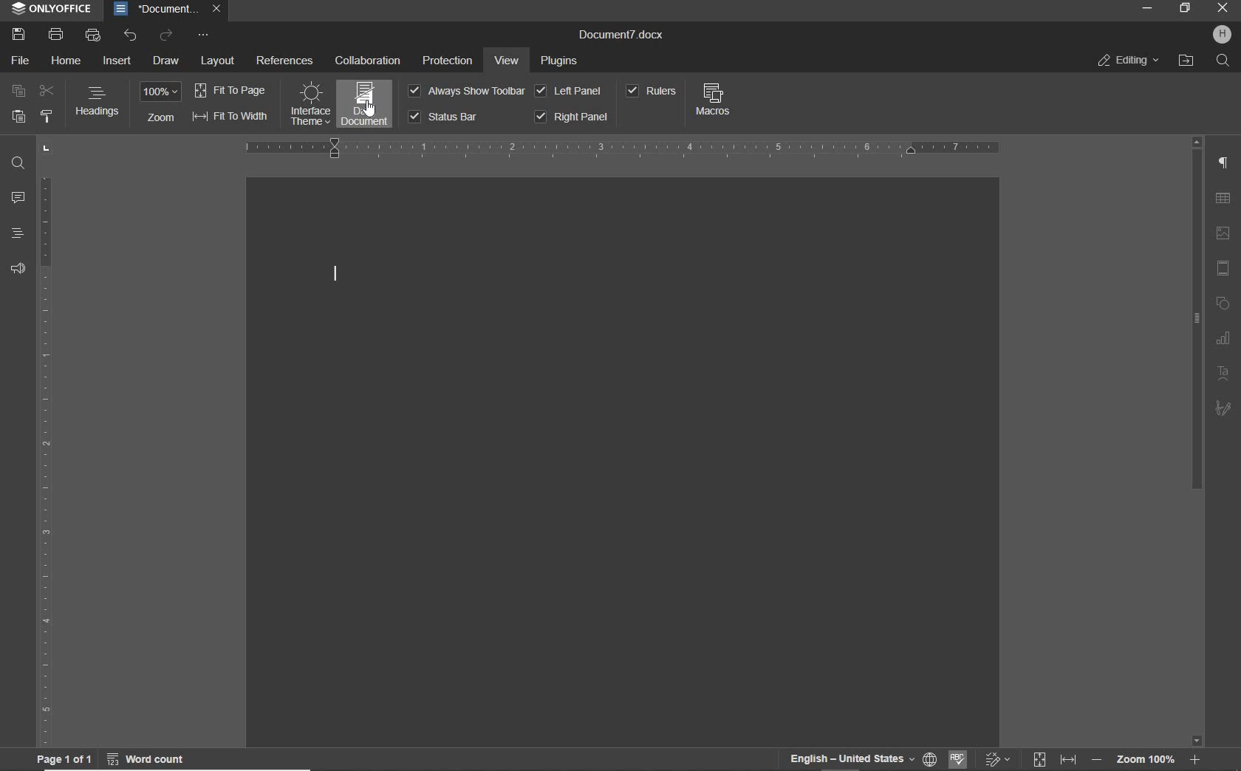  Describe the element at coordinates (18, 116) in the screenshot. I see `PASTE` at that location.